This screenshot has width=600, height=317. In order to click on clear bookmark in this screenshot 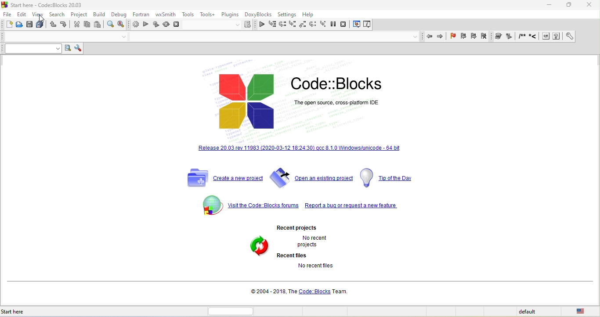, I will do `click(486, 36)`.